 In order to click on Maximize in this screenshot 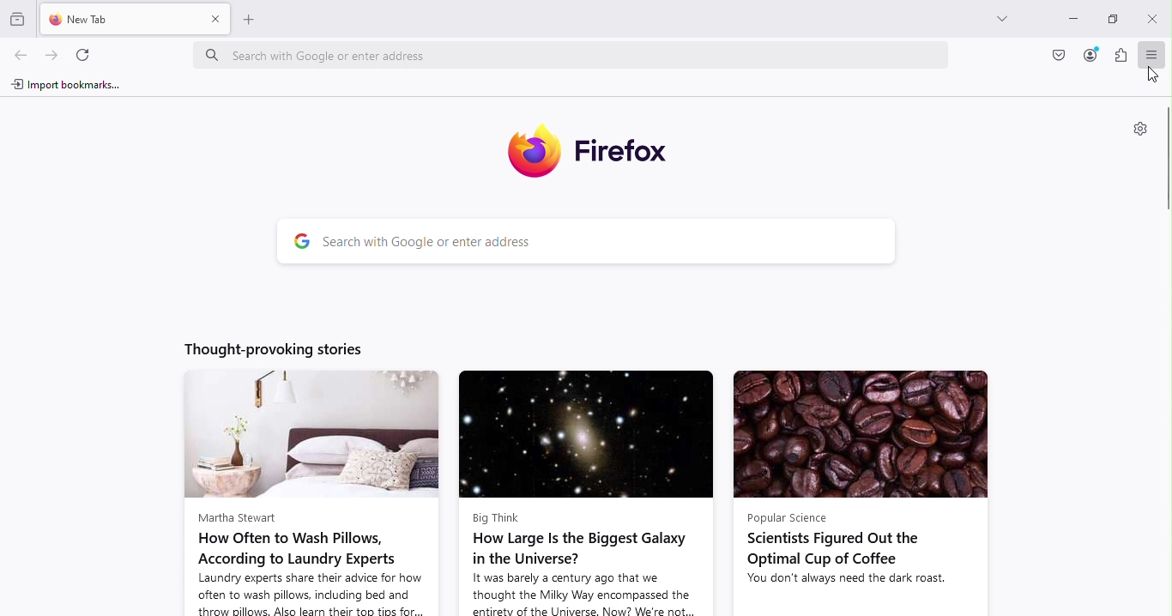, I will do `click(1113, 19)`.